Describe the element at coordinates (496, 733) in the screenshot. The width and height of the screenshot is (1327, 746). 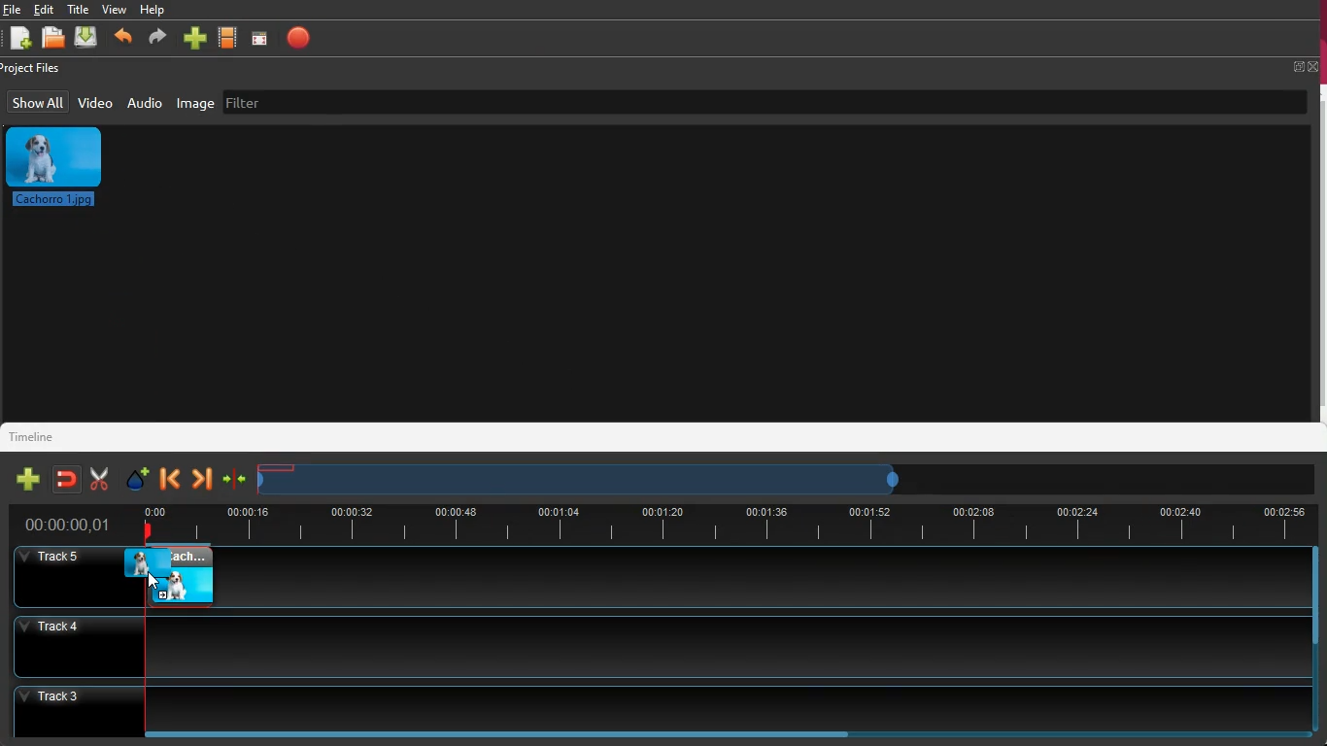
I see `scroll bar` at that location.